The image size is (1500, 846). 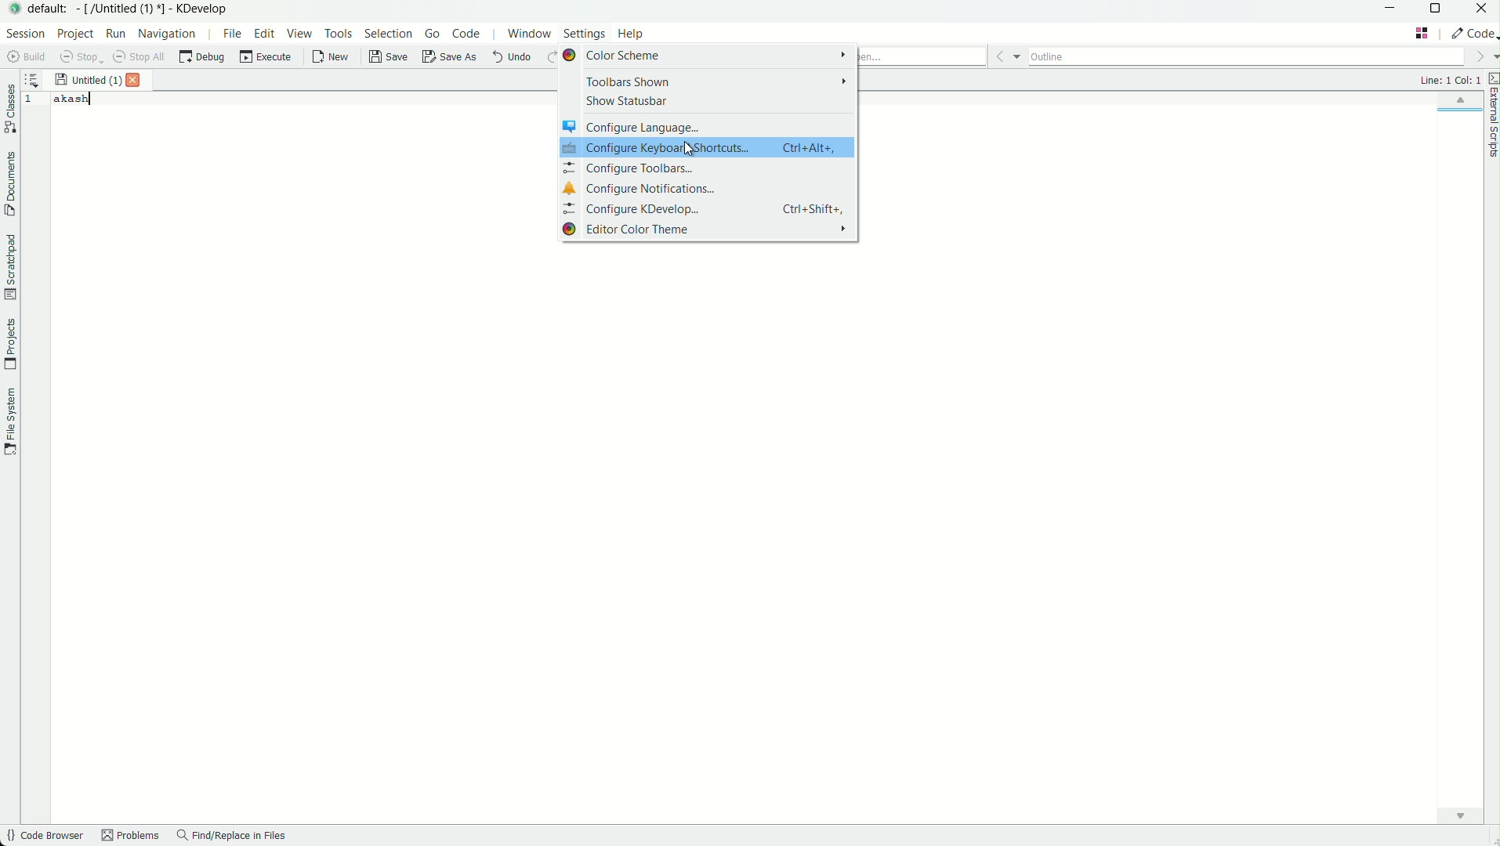 What do you see at coordinates (302, 34) in the screenshot?
I see `view menu` at bounding box center [302, 34].